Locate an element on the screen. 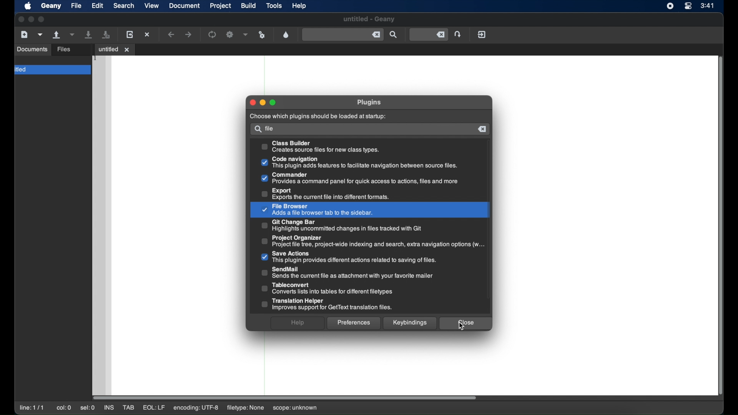 This screenshot has width=738, height=415. documents is located at coordinates (61, 50).